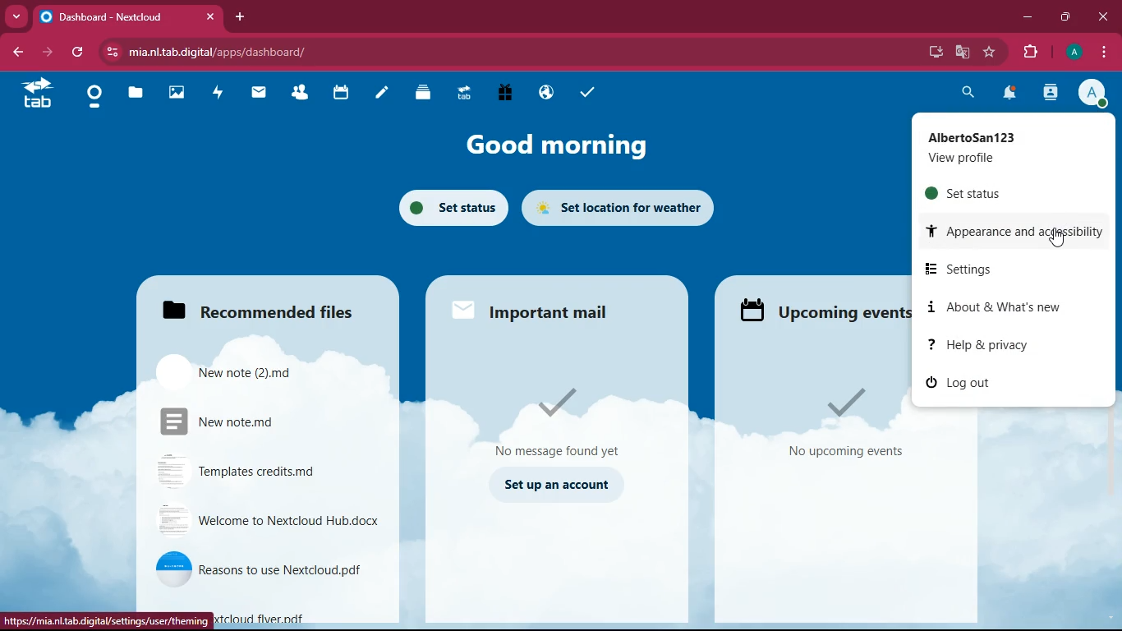 The image size is (1122, 631). Describe the element at coordinates (232, 53) in the screenshot. I see `url` at that location.